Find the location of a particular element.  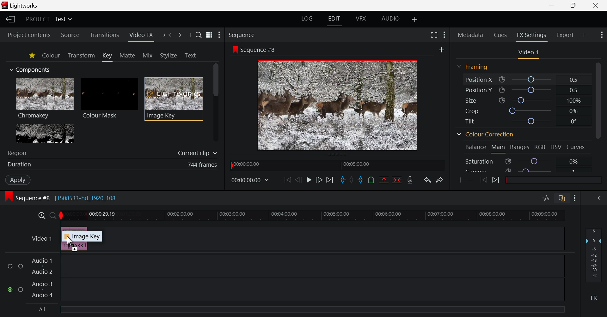

Remove all marks is located at coordinates (353, 180).